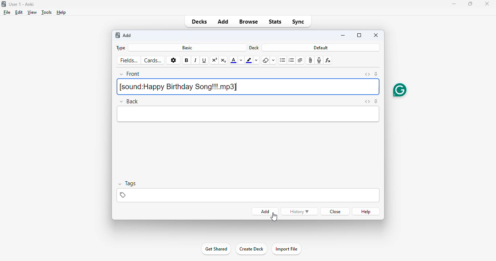  What do you see at coordinates (215, 61) in the screenshot?
I see `superscript` at bounding box center [215, 61].